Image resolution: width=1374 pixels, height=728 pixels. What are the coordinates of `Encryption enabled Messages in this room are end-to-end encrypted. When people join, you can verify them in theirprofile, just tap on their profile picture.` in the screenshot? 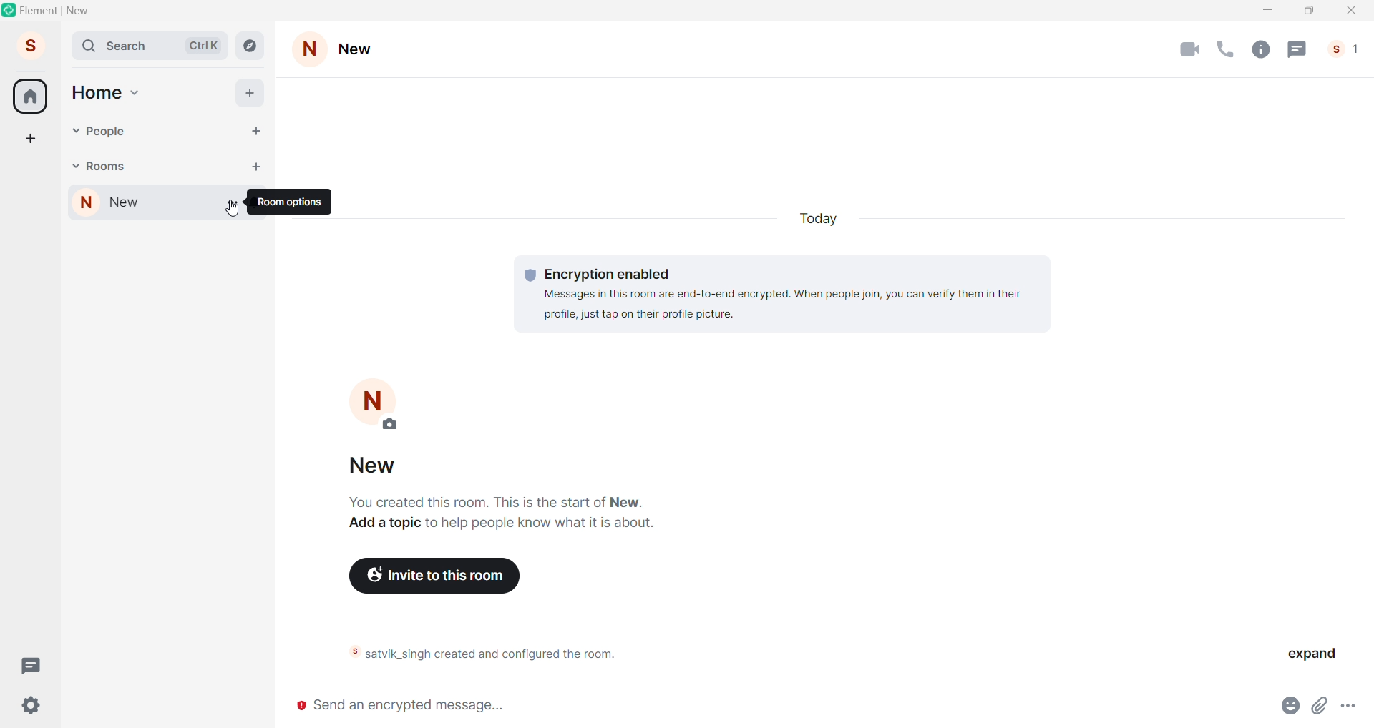 It's located at (781, 292).